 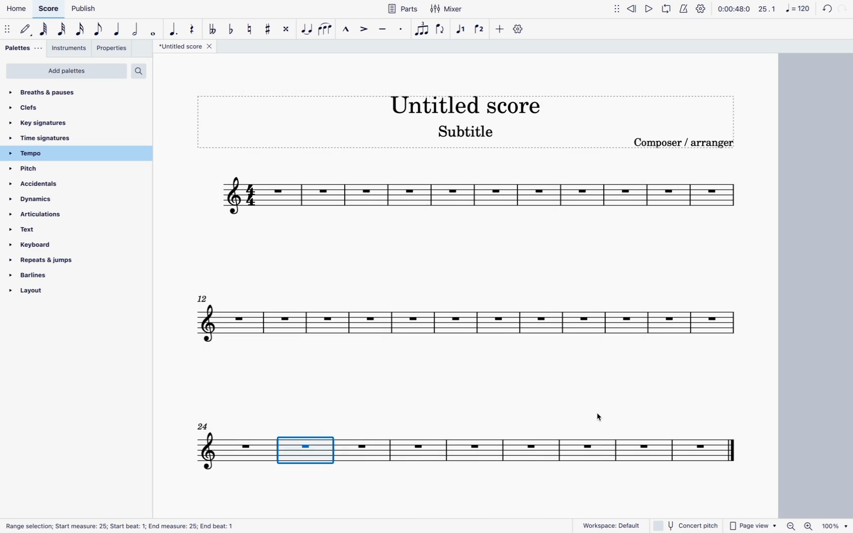 What do you see at coordinates (39, 185) in the screenshot?
I see `accidentals` at bounding box center [39, 185].